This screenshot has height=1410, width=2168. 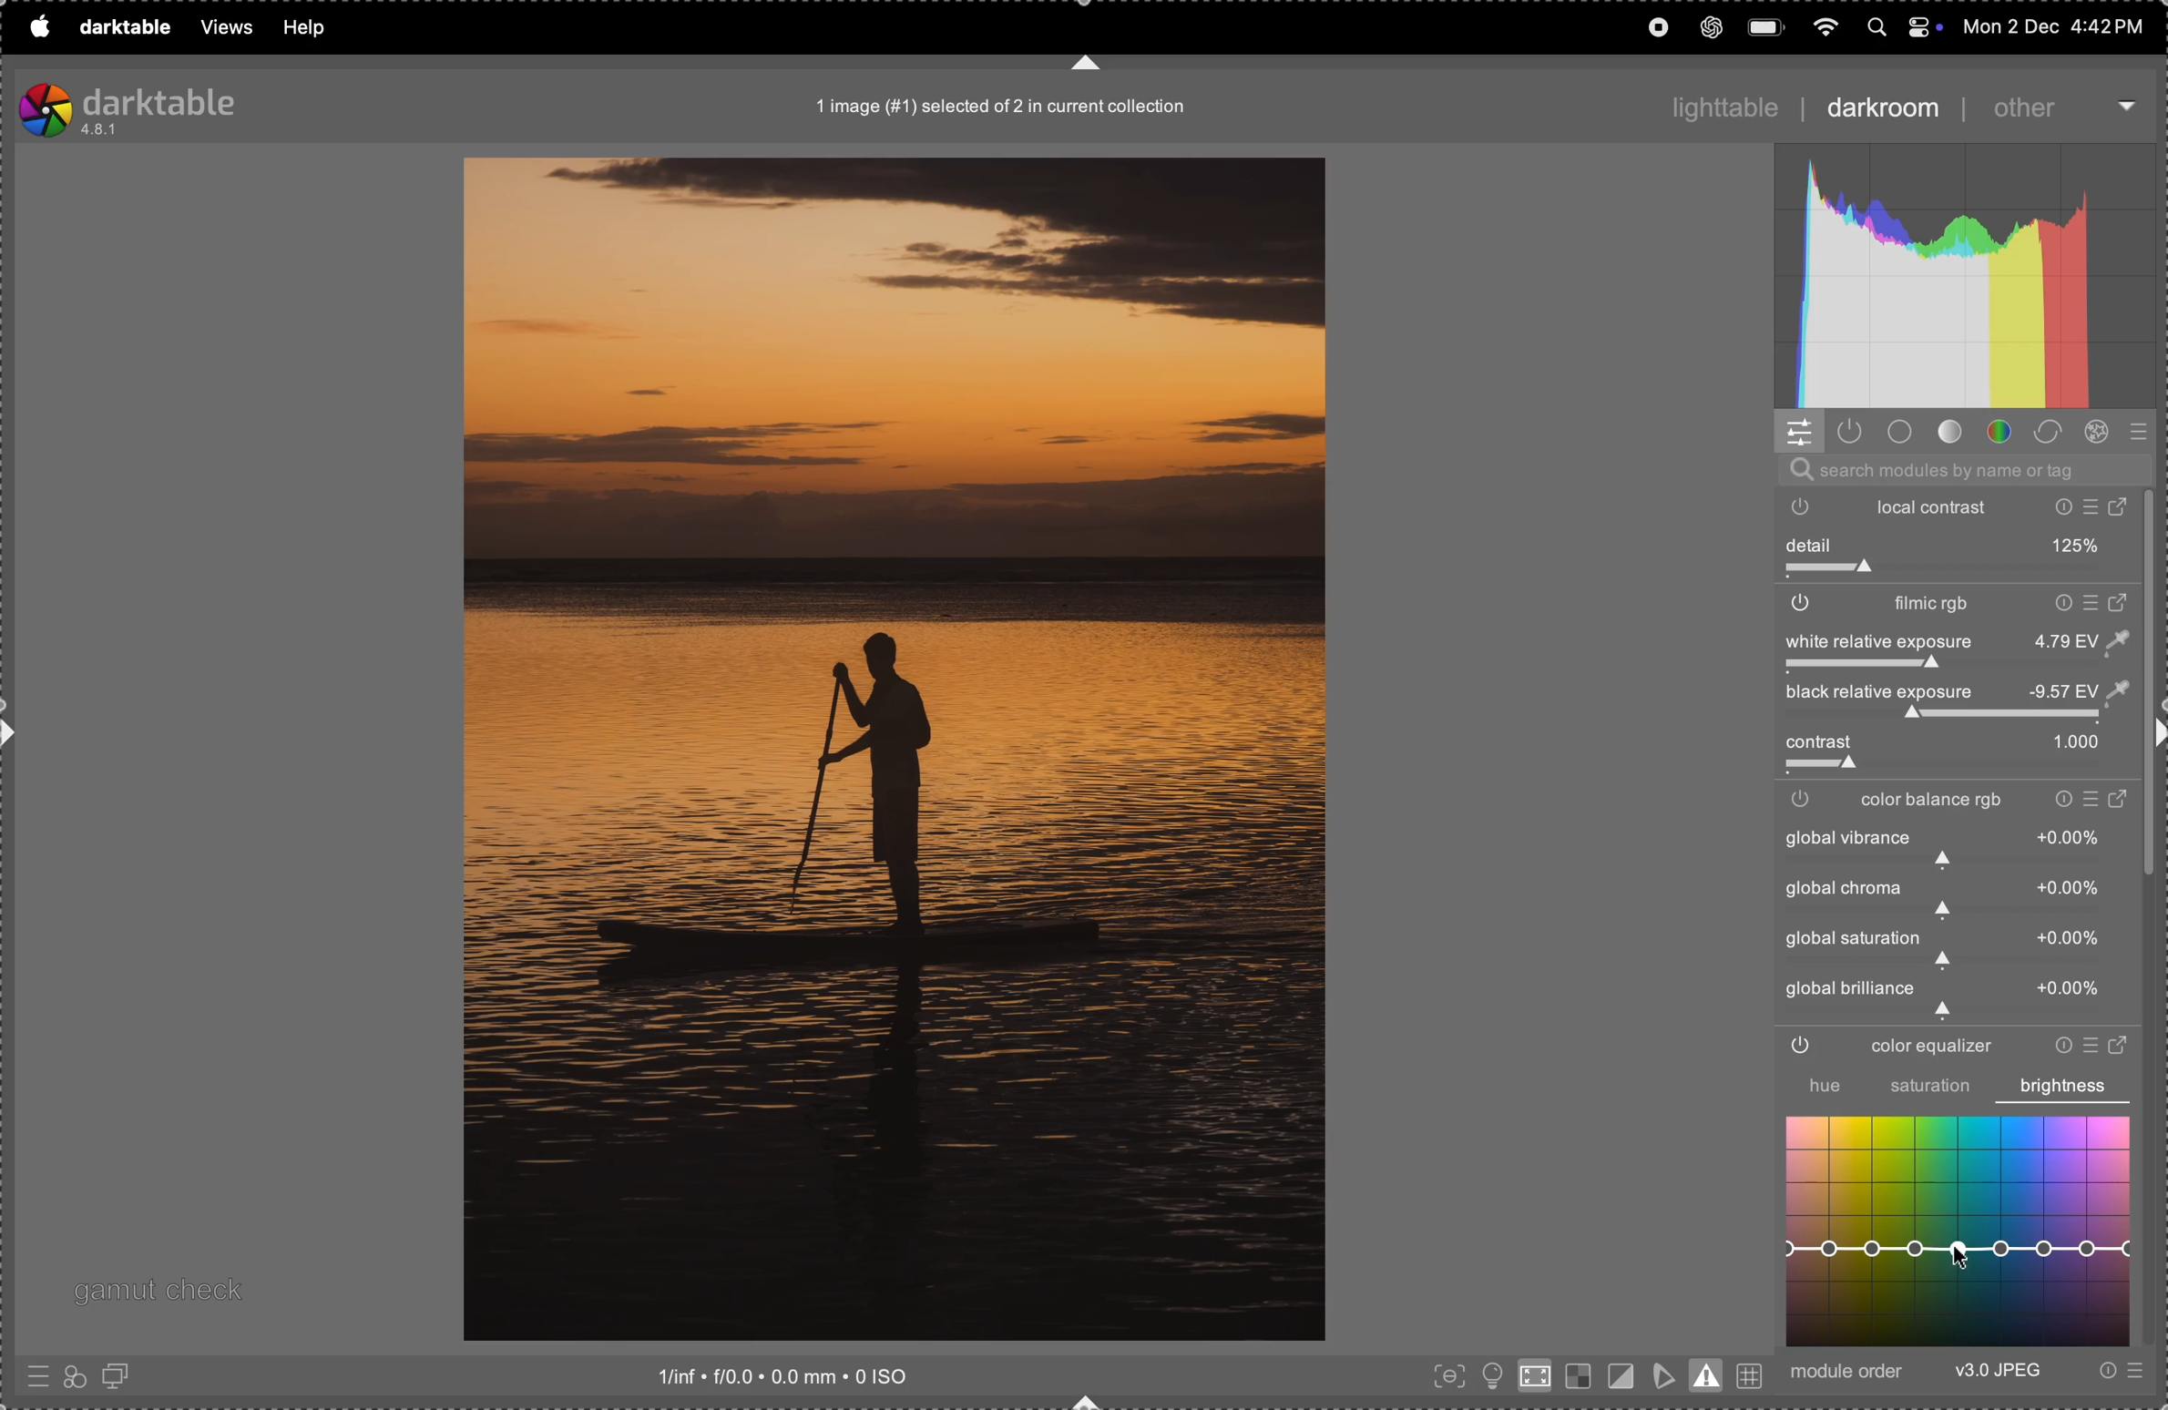 What do you see at coordinates (1965, 506) in the screenshot?
I see `local contrast` at bounding box center [1965, 506].